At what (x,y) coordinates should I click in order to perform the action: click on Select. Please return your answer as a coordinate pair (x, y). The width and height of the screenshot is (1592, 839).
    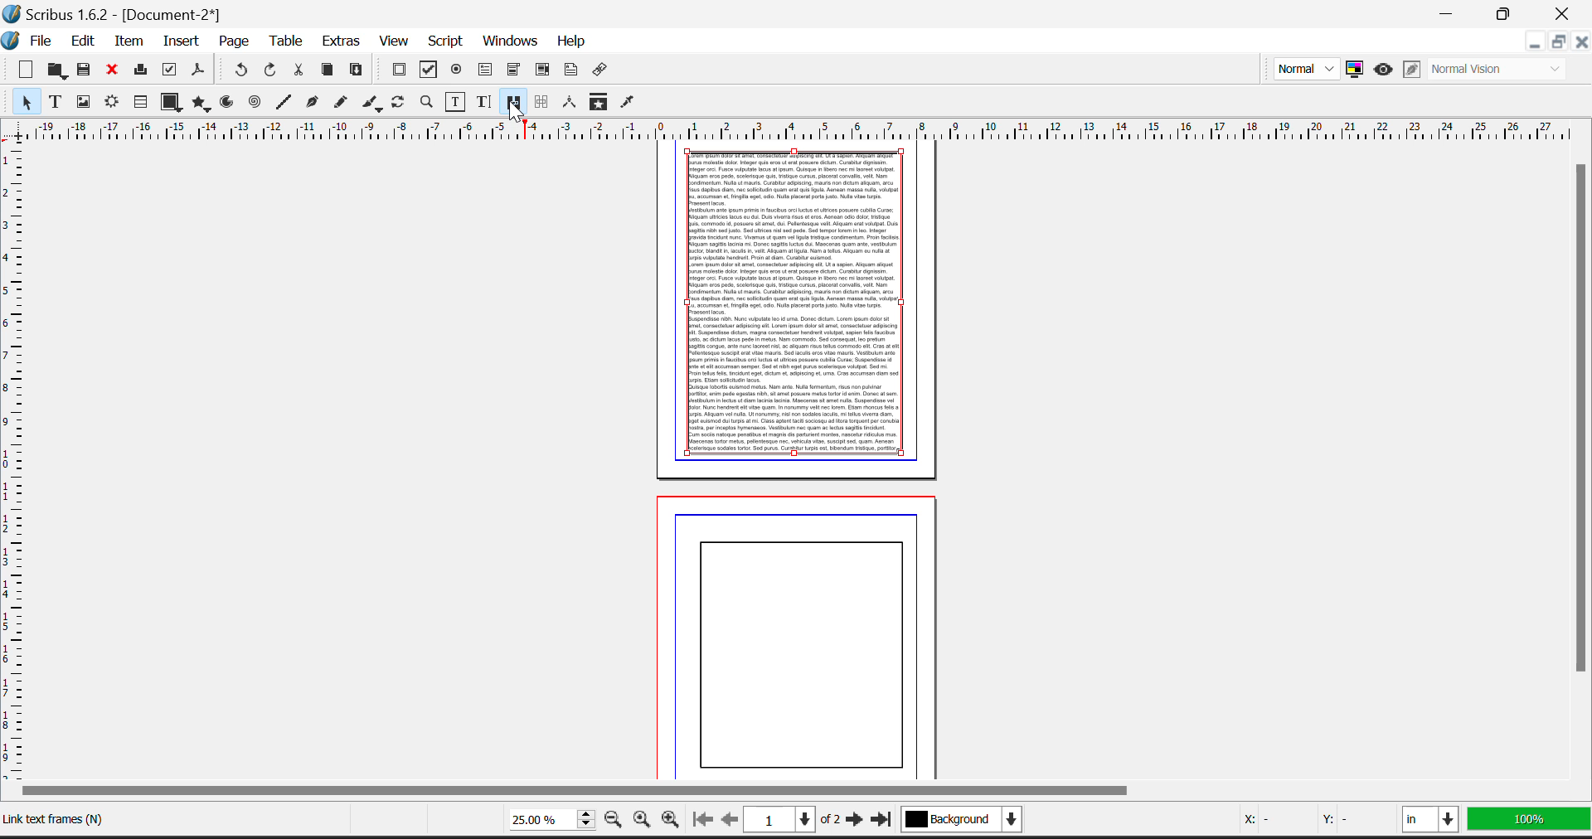
    Looking at the image, I should click on (21, 102).